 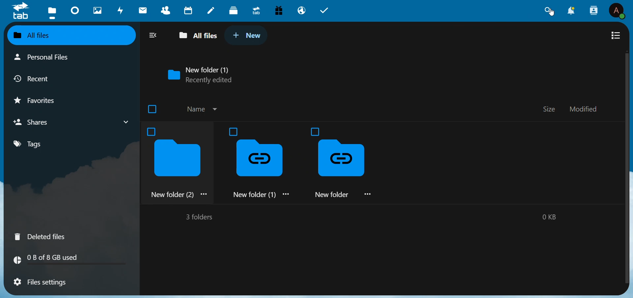 I want to click on checkbox, so click(x=153, y=108).